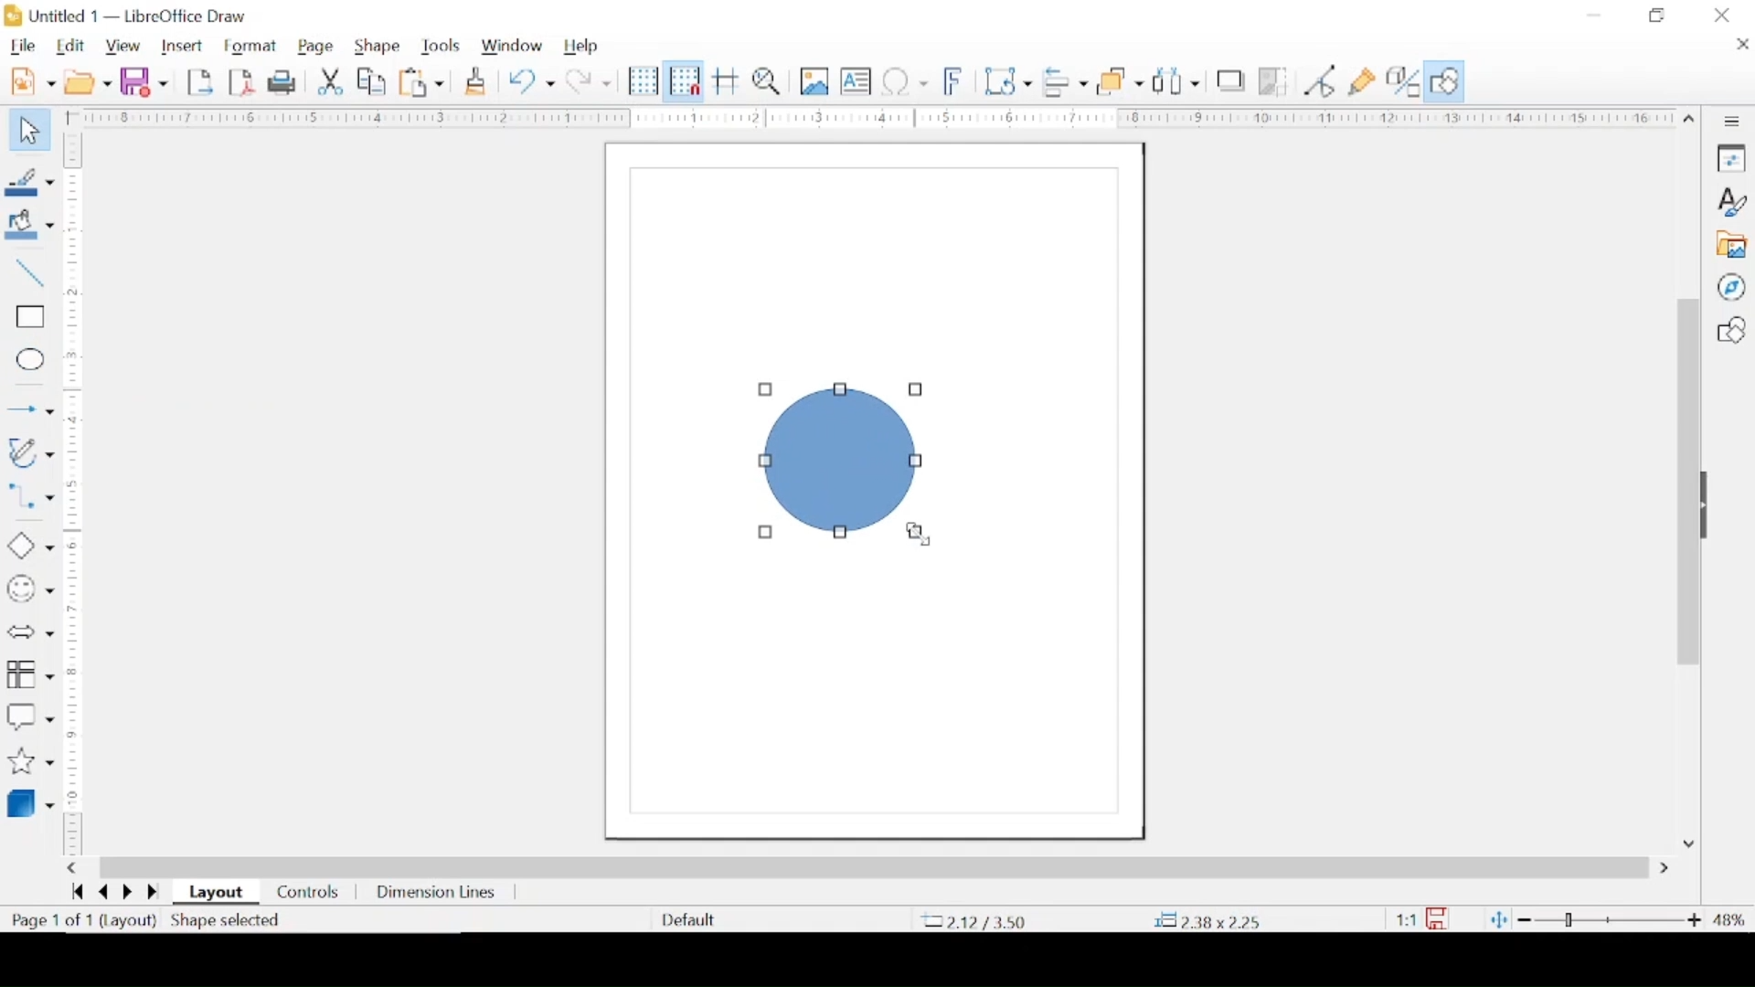 The width and height of the screenshot is (1755, 987). Describe the element at coordinates (1724, 15) in the screenshot. I see `close` at that location.